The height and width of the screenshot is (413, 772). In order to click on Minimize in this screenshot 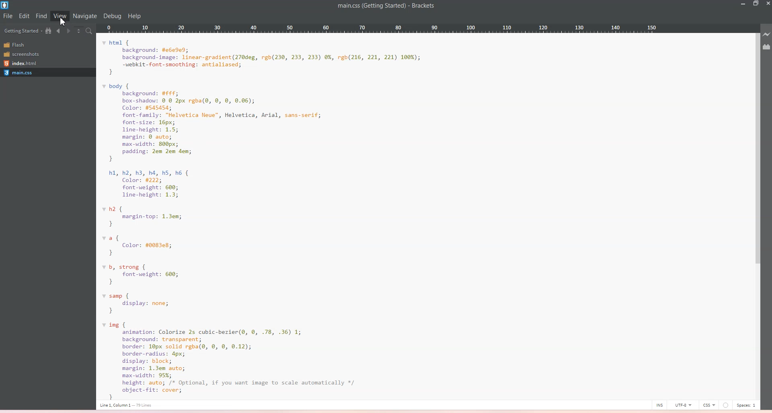, I will do `click(743, 4)`.